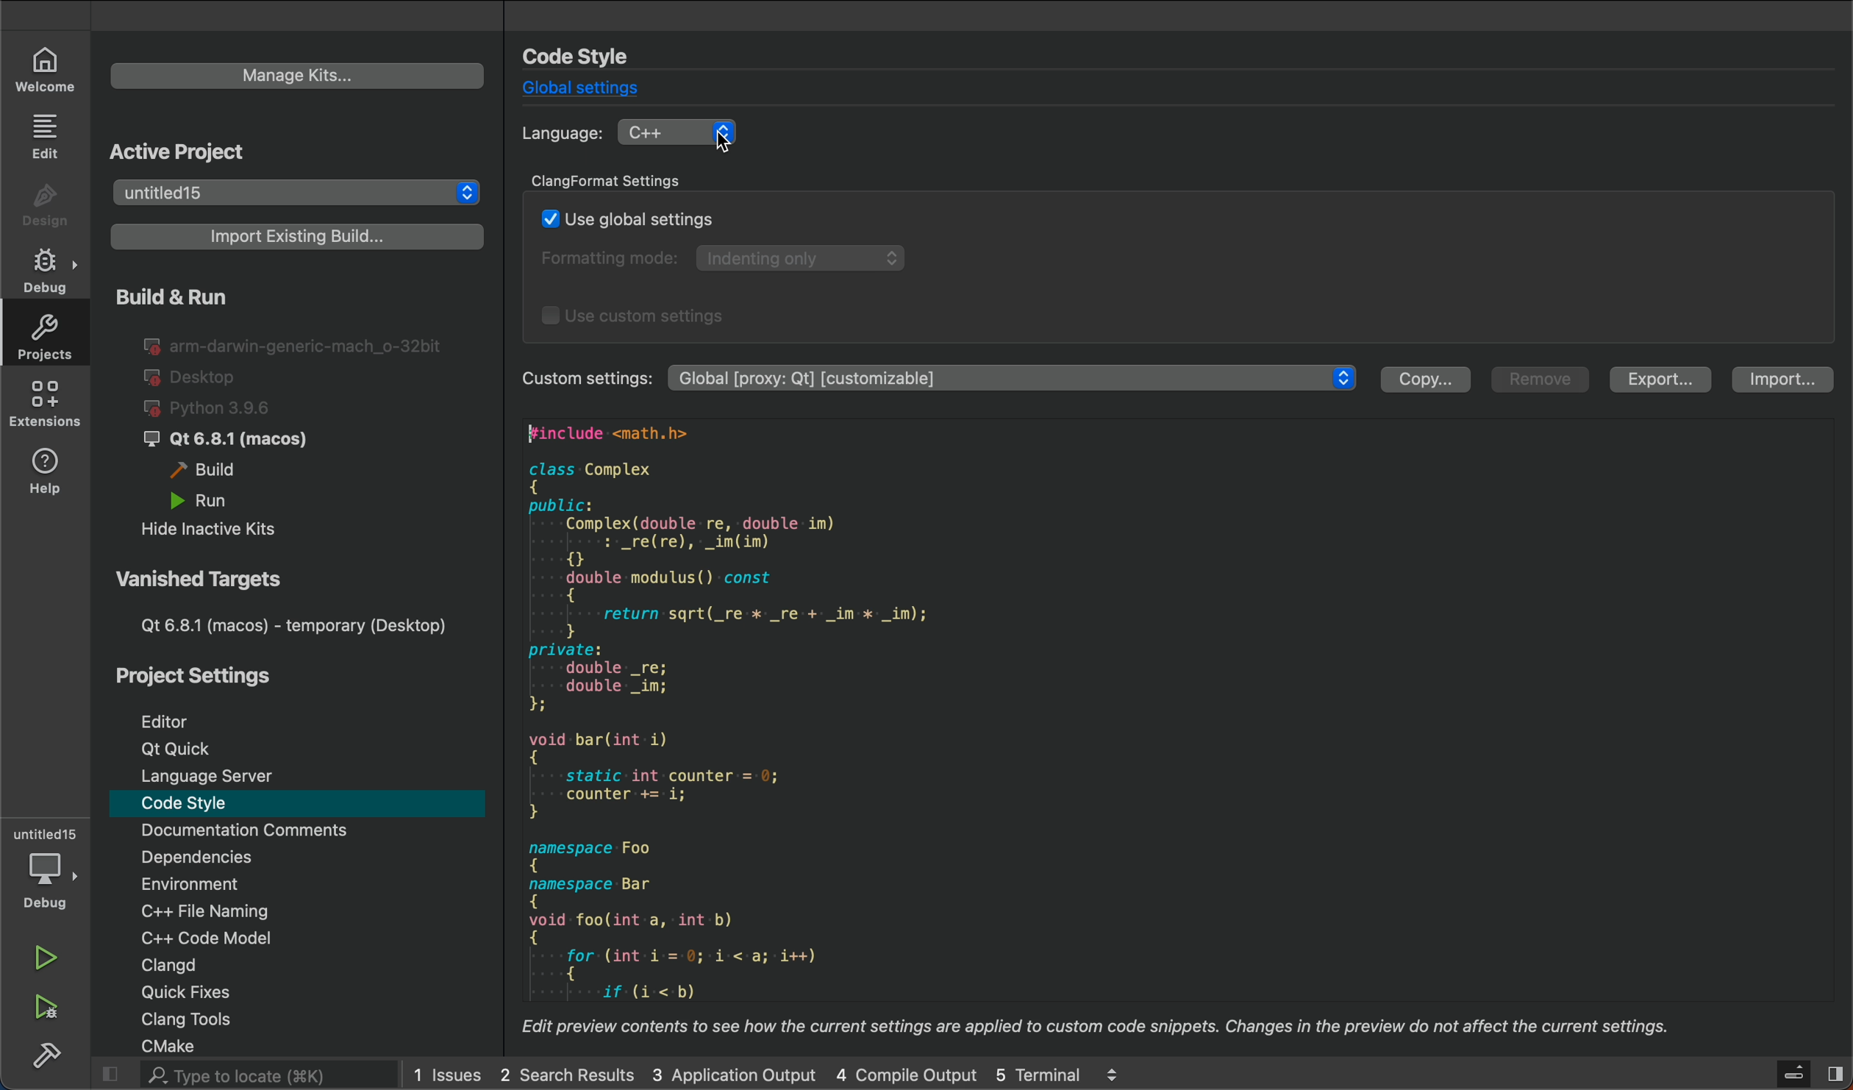 The image size is (1853, 1090). What do you see at coordinates (582, 90) in the screenshot?
I see `global settings` at bounding box center [582, 90].